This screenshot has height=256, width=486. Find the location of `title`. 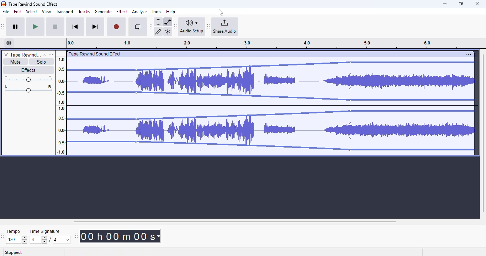

title is located at coordinates (33, 4).